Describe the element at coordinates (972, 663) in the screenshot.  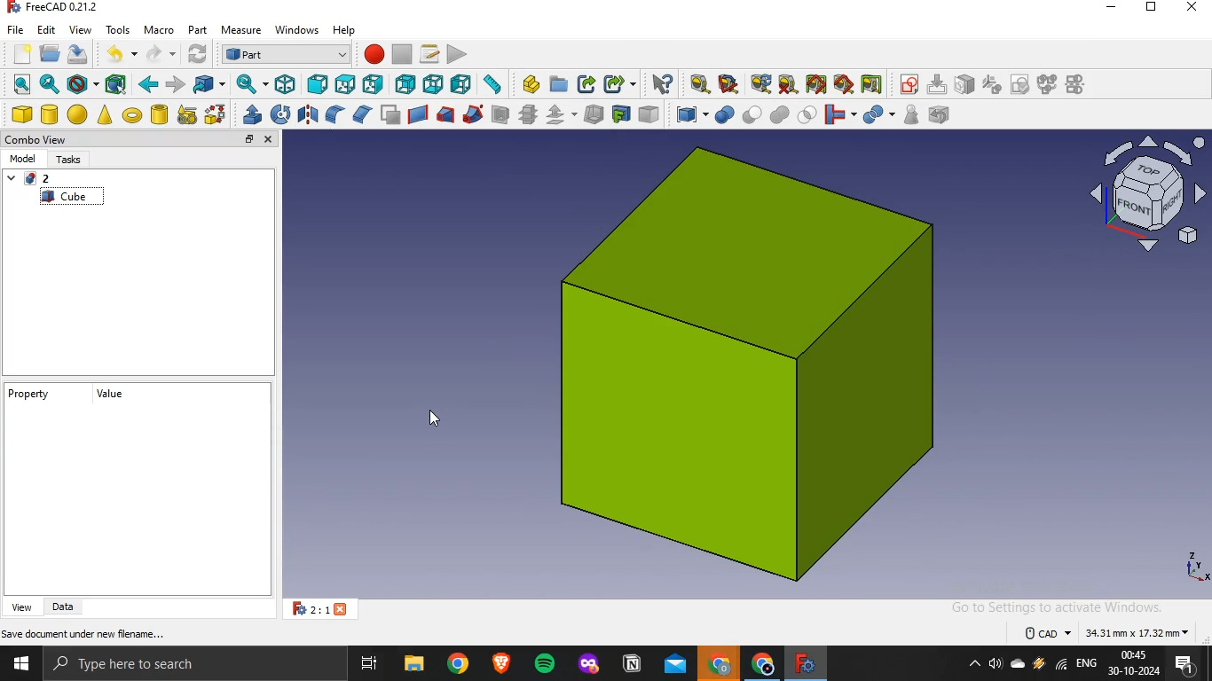
I see `show hidden icons ` at that location.